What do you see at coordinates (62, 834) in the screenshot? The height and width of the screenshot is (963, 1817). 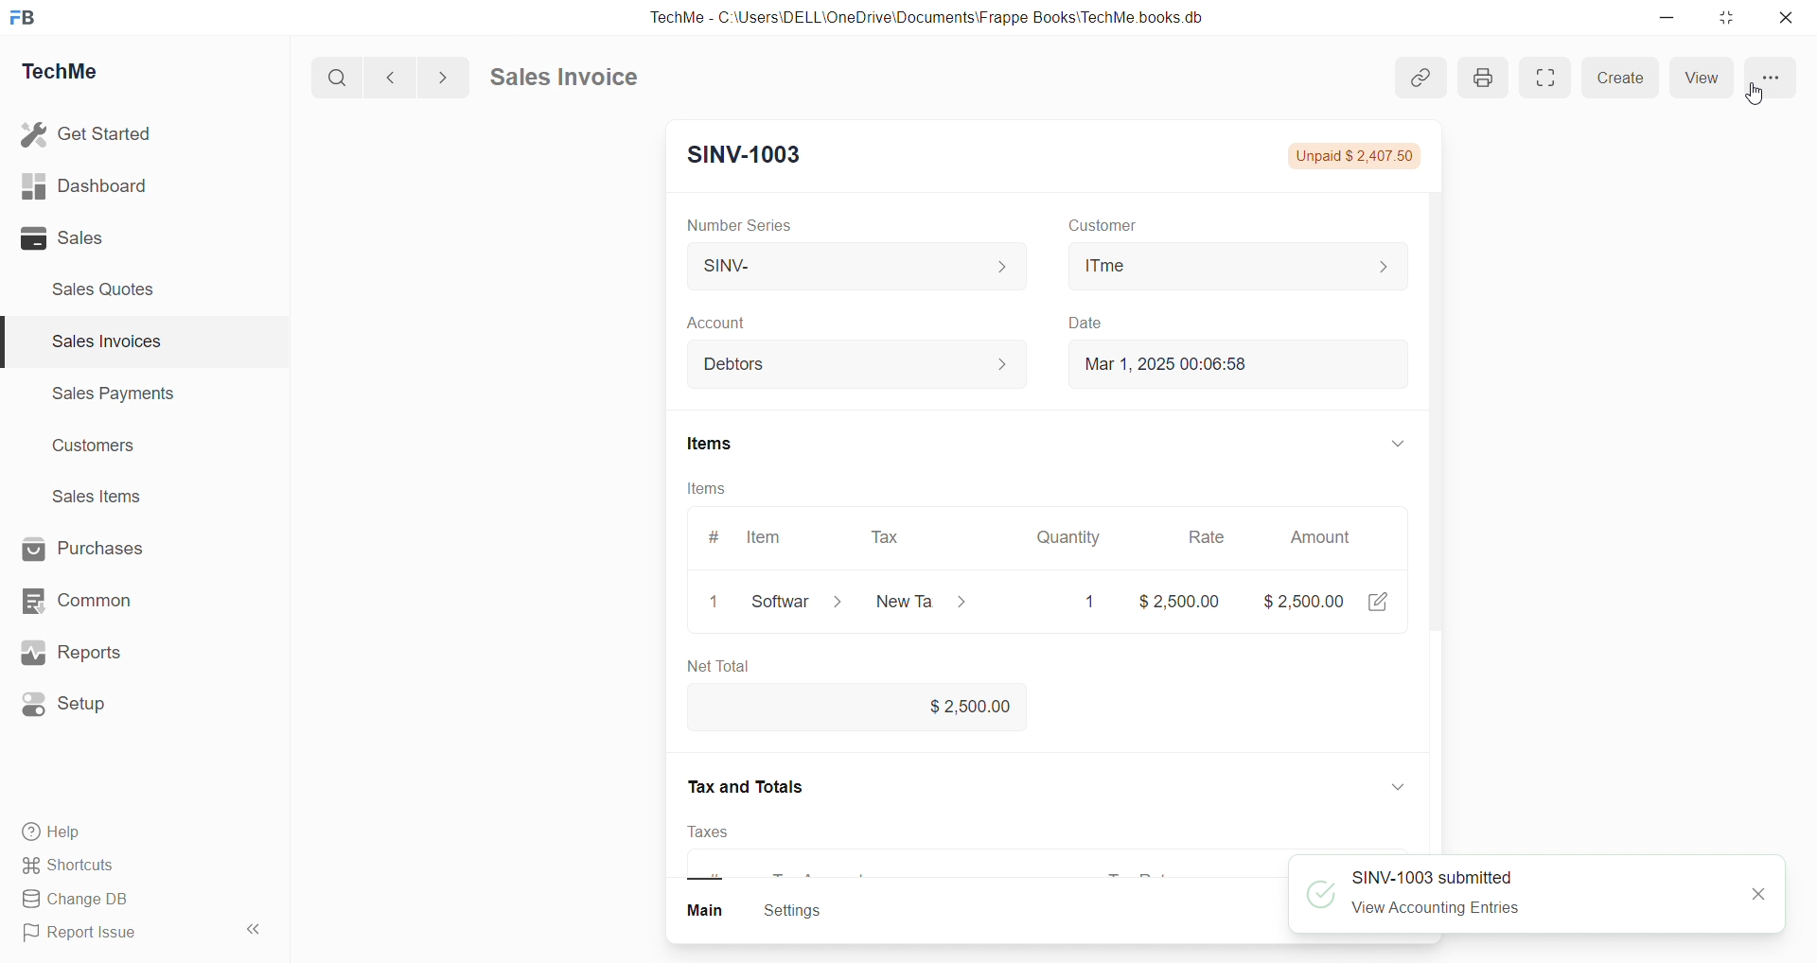 I see ` Help` at bounding box center [62, 834].